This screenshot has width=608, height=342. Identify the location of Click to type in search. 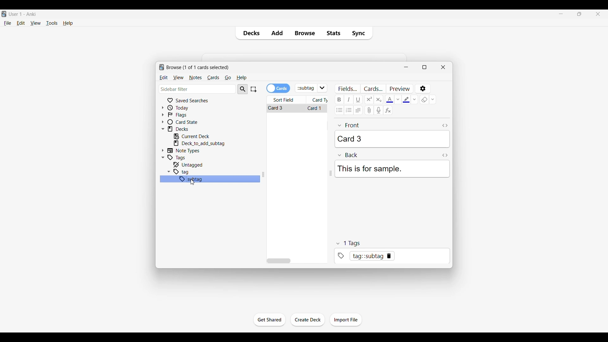
(198, 89).